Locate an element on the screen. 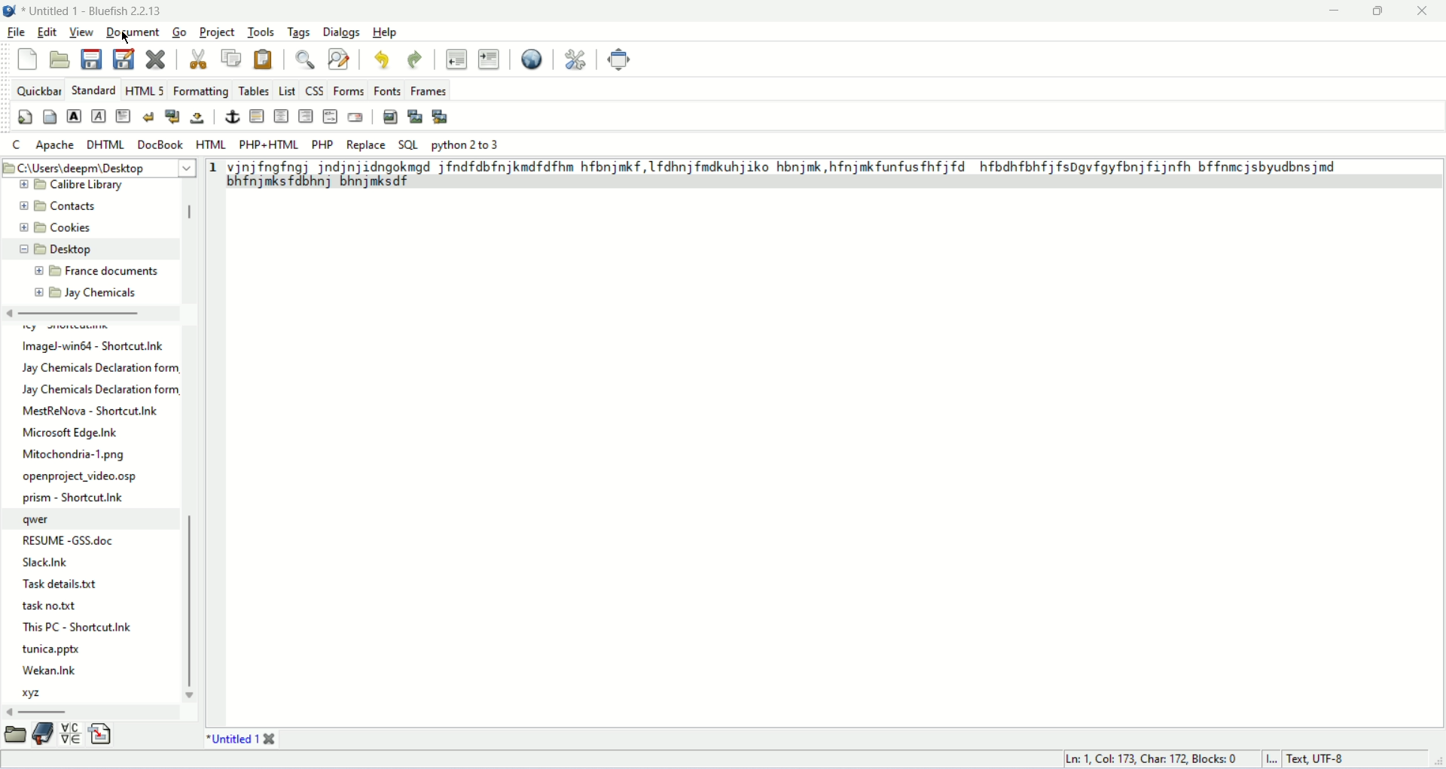 The height and width of the screenshot is (769, 1446). horizontal scroll bar is located at coordinates (44, 713).